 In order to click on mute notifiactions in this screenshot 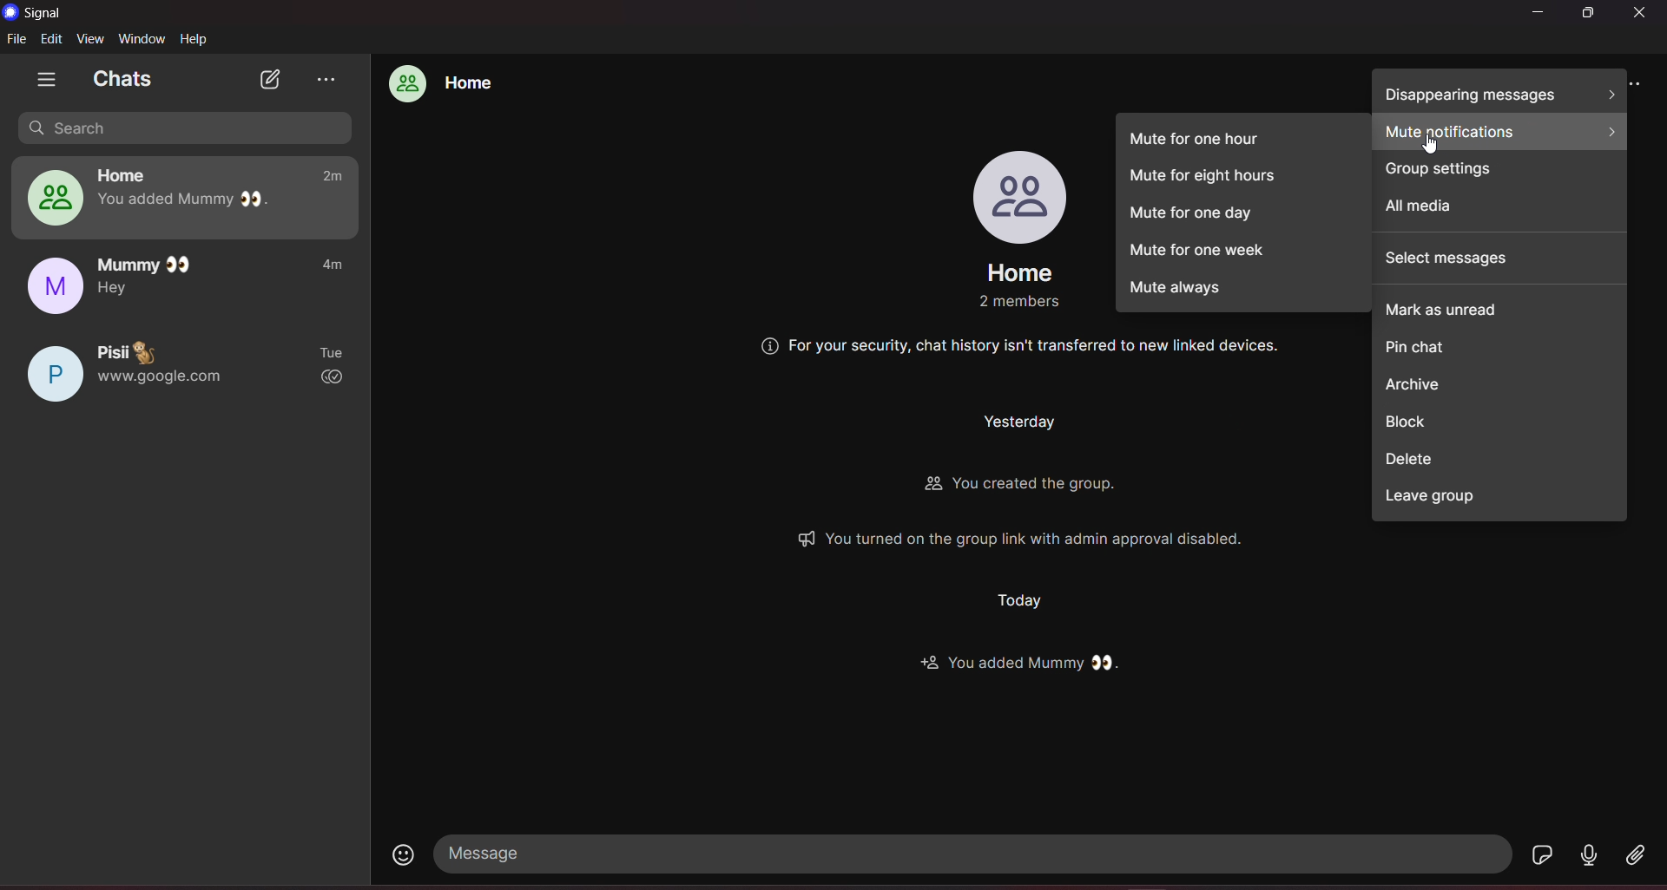, I will do `click(1502, 134)`.